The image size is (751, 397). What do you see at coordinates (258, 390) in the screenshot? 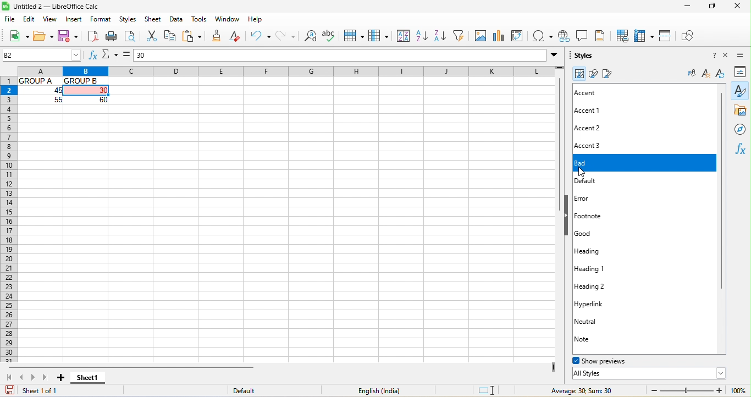
I see `default` at bounding box center [258, 390].